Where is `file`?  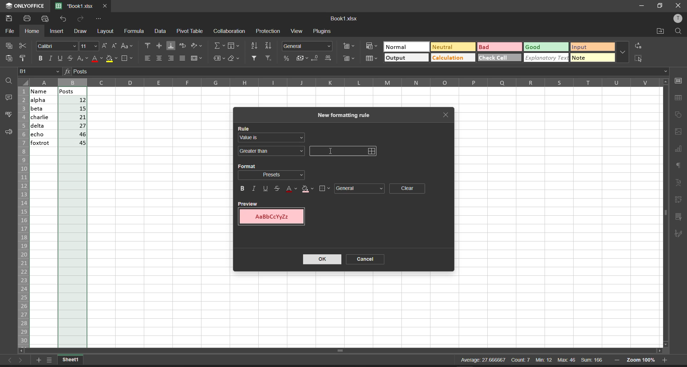
file is located at coordinates (10, 31).